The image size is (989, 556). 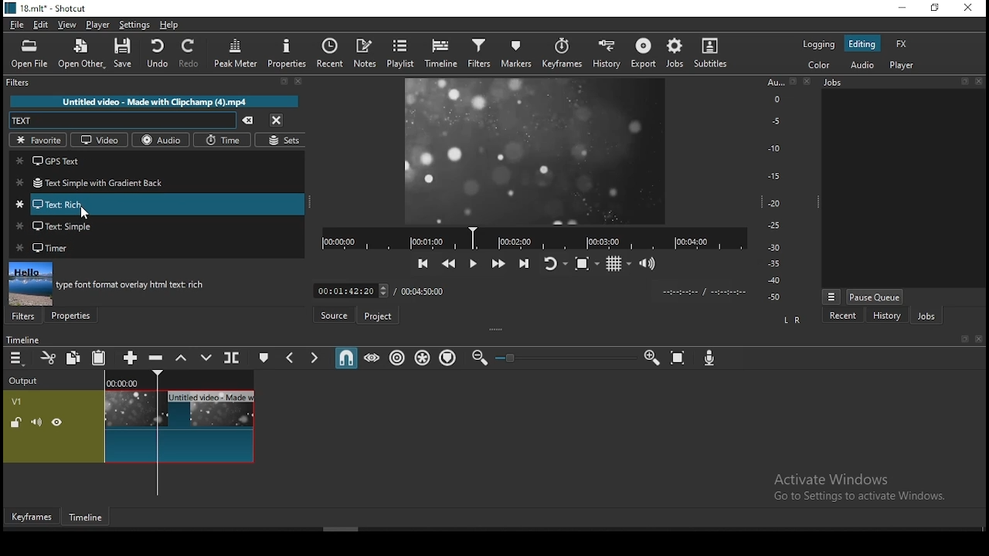 What do you see at coordinates (902, 43) in the screenshot?
I see `fx` at bounding box center [902, 43].